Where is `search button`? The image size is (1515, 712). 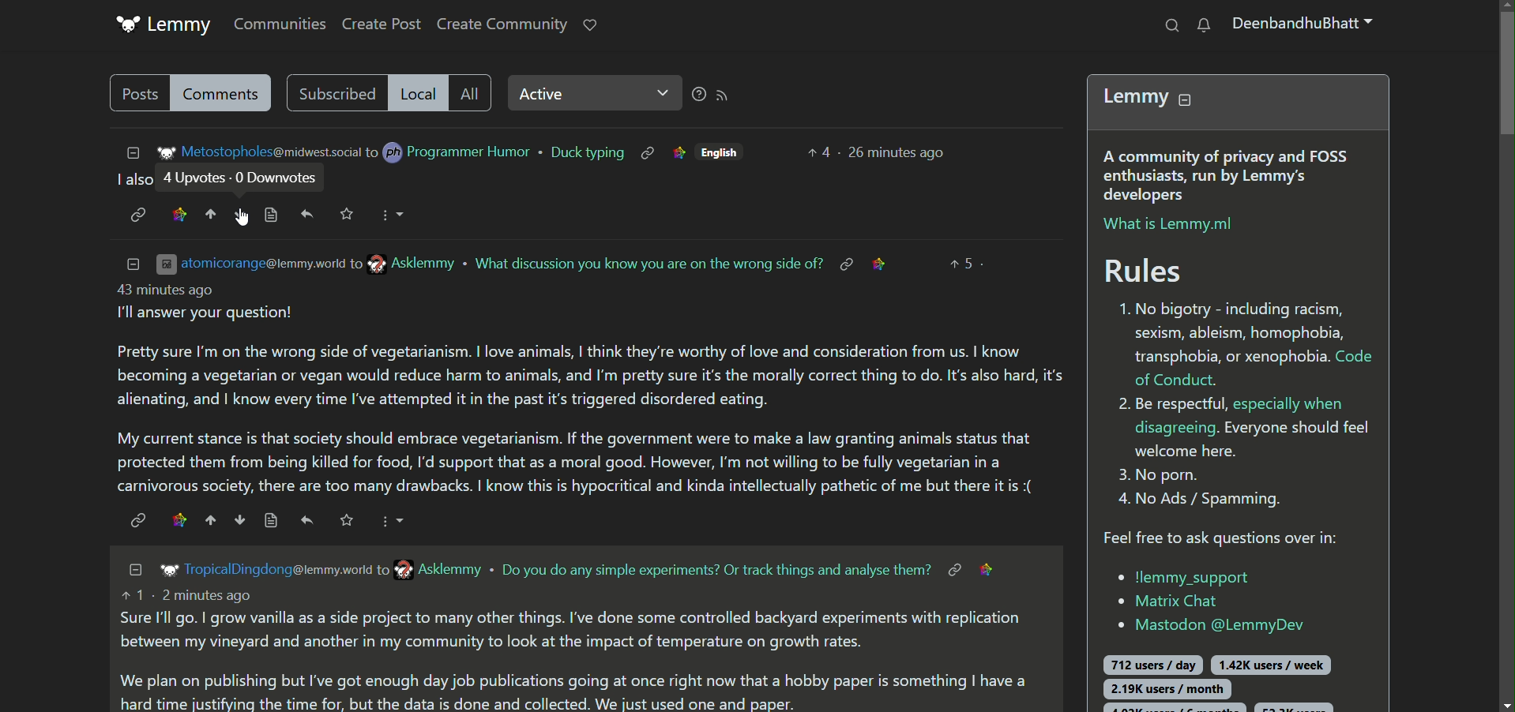
search button is located at coordinates (1170, 24).